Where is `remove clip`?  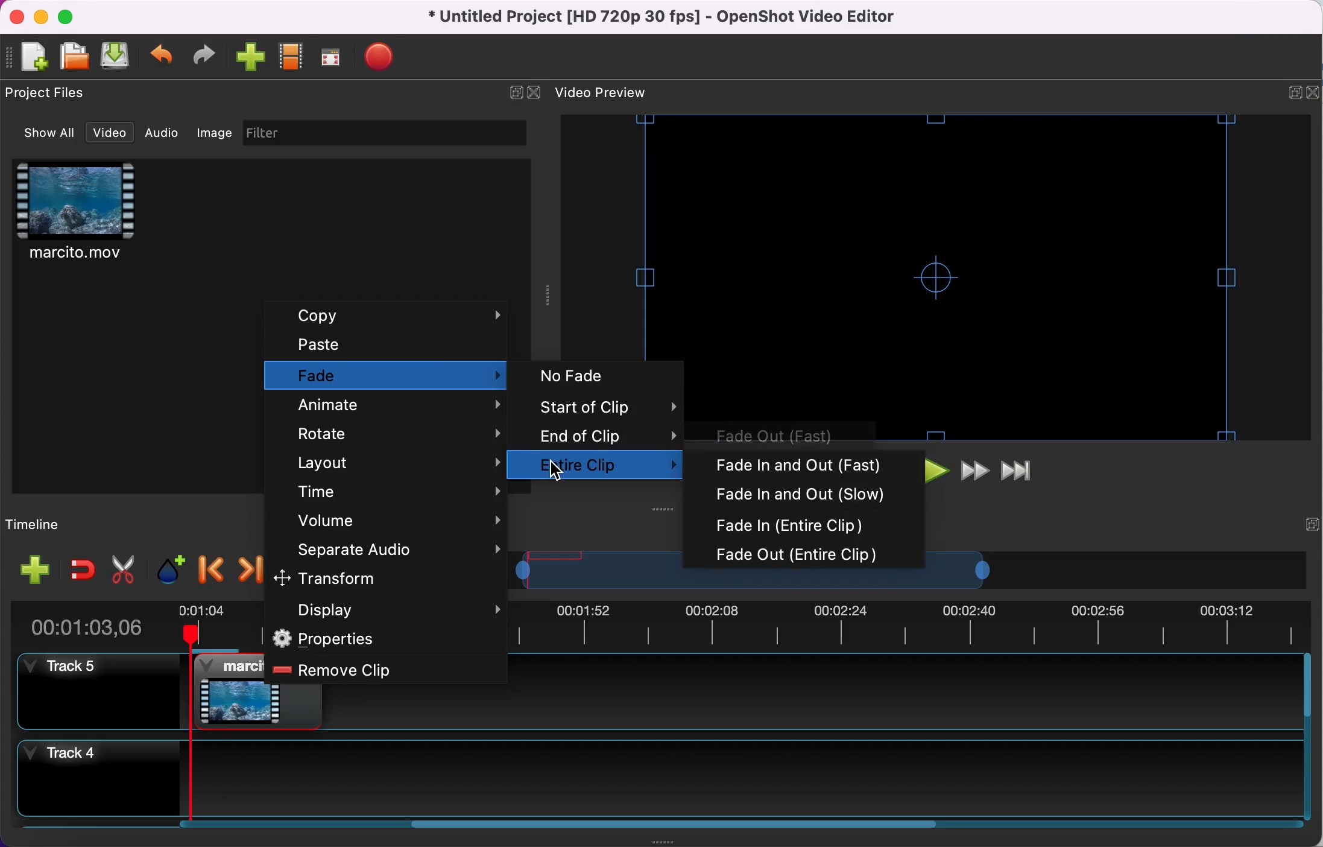 remove clip is located at coordinates (367, 670).